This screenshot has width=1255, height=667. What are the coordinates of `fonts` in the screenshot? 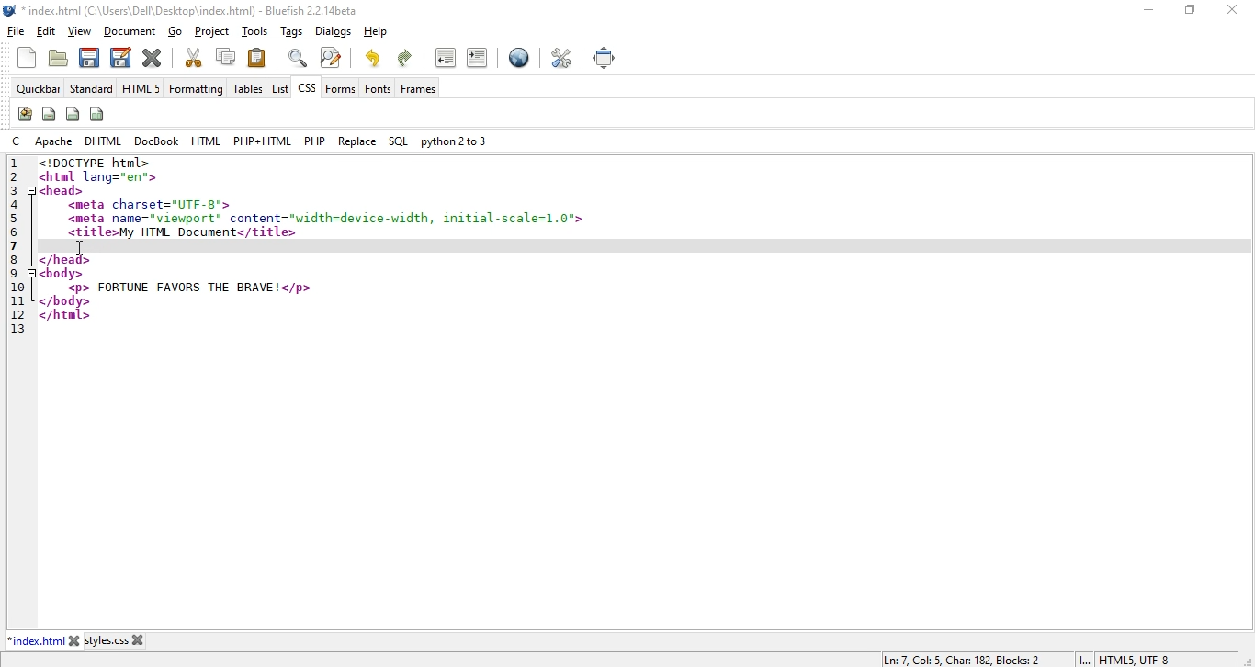 It's located at (378, 88).